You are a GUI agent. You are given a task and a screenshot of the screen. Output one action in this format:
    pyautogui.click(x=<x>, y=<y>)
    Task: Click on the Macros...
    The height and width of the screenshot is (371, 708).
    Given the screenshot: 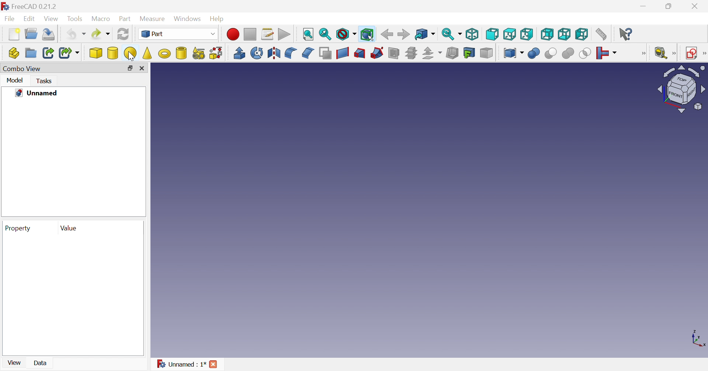 What is the action you would take?
    pyautogui.click(x=267, y=35)
    